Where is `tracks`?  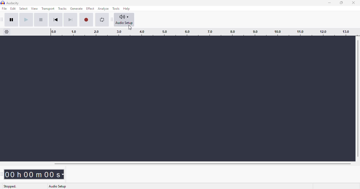
tracks is located at coordinates (62, 9).